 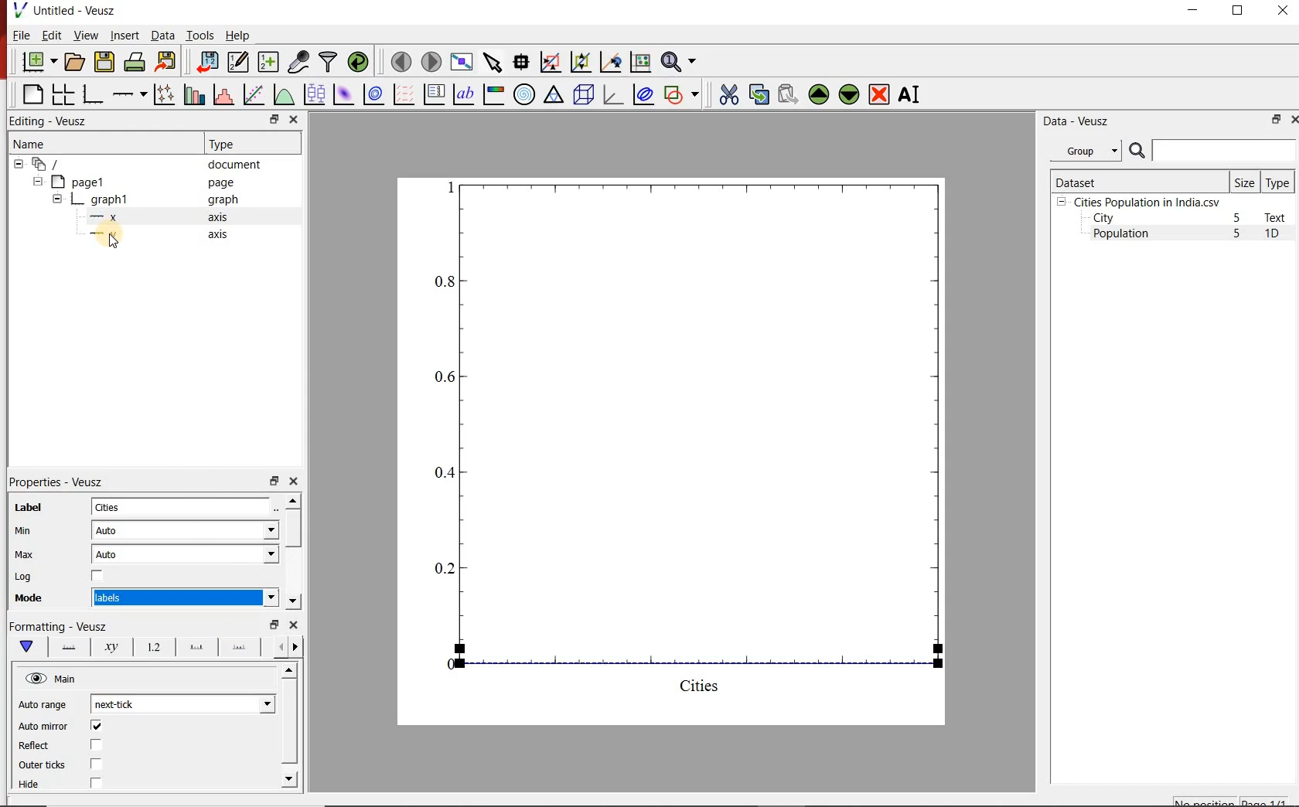 I want to click on paste widget from the clipboard, so click(x=788, y=94).